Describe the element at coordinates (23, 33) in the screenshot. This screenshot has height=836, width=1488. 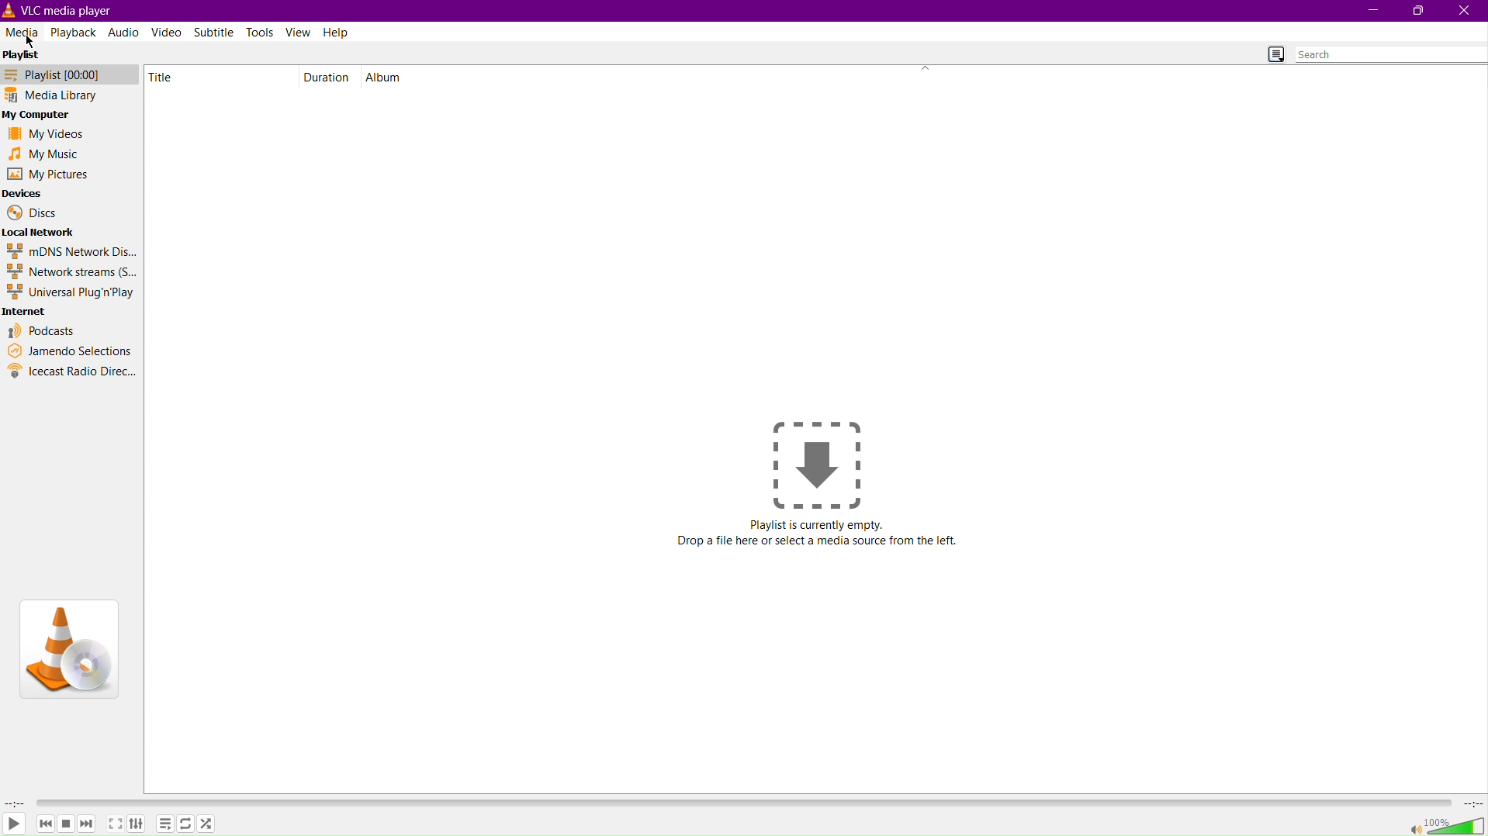
I see `Media` at that location.